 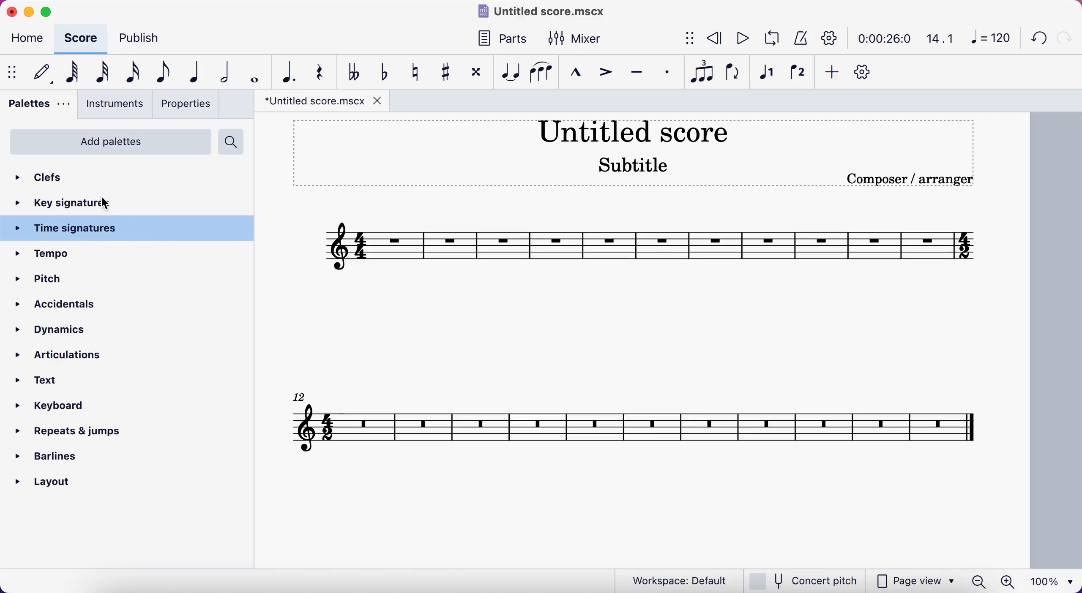 What do you see at coordinates (833, 71) in the screenshot?
I see `add` at bounding box center [833, 71].